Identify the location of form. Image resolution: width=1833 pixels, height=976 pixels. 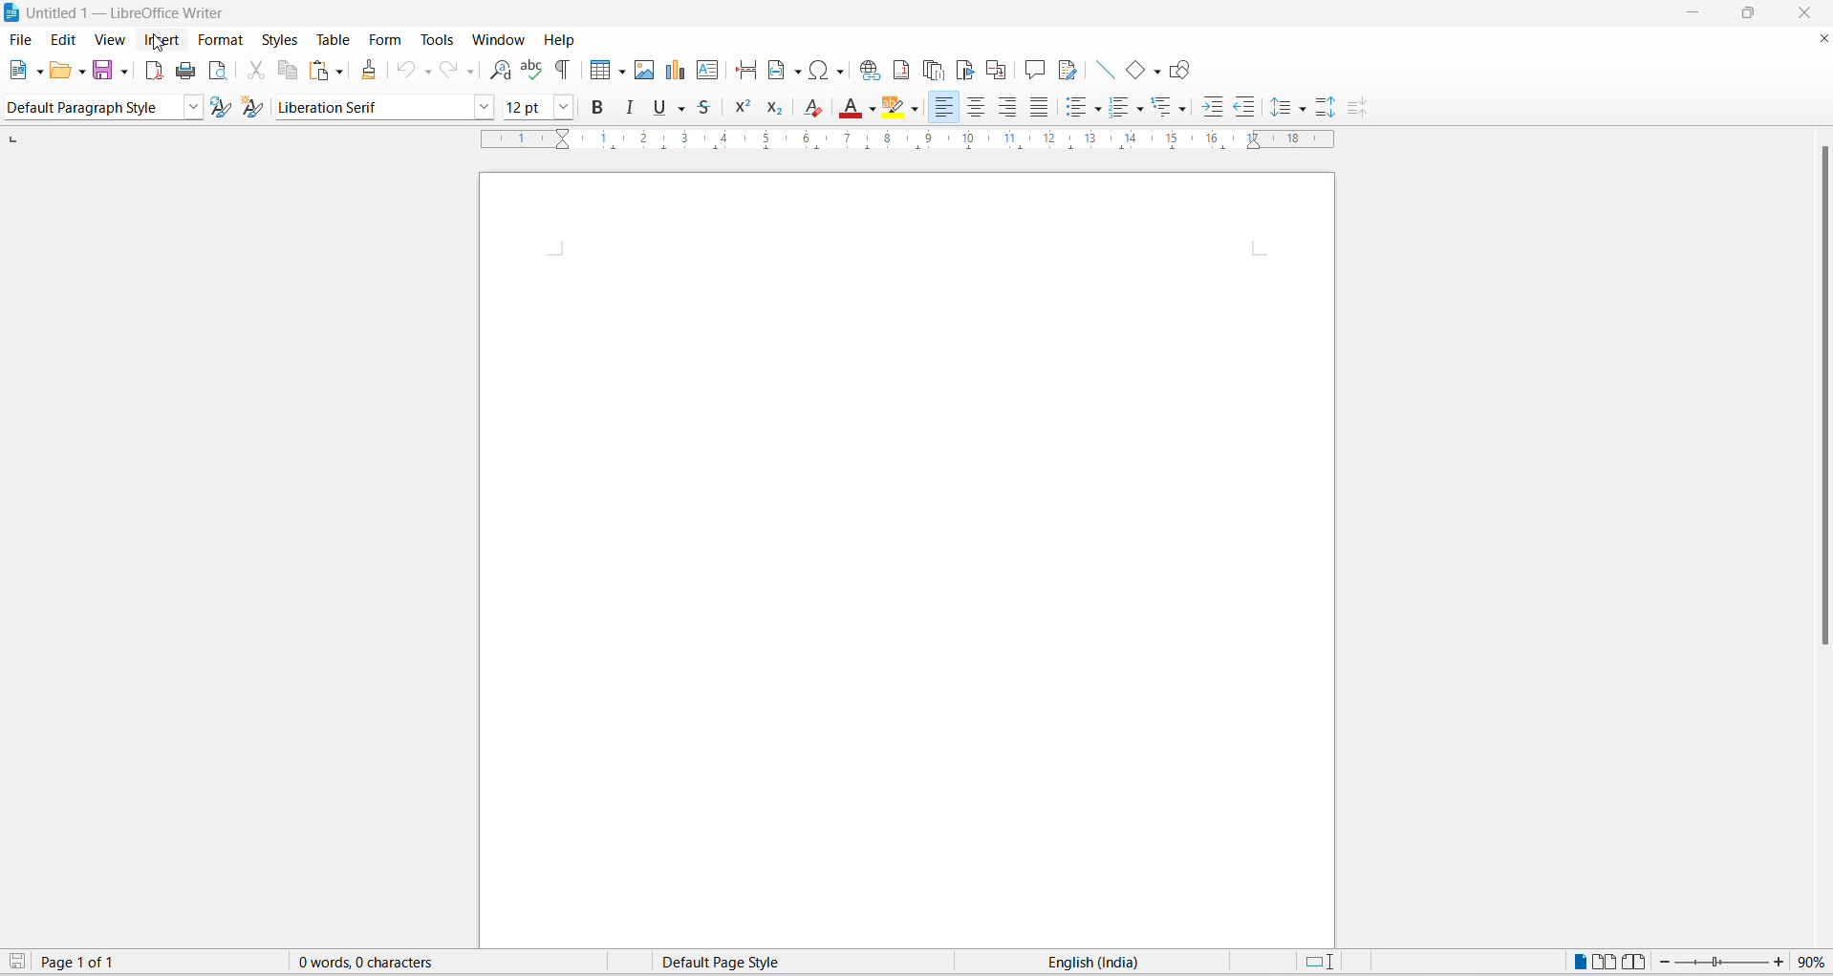
(384, 40).